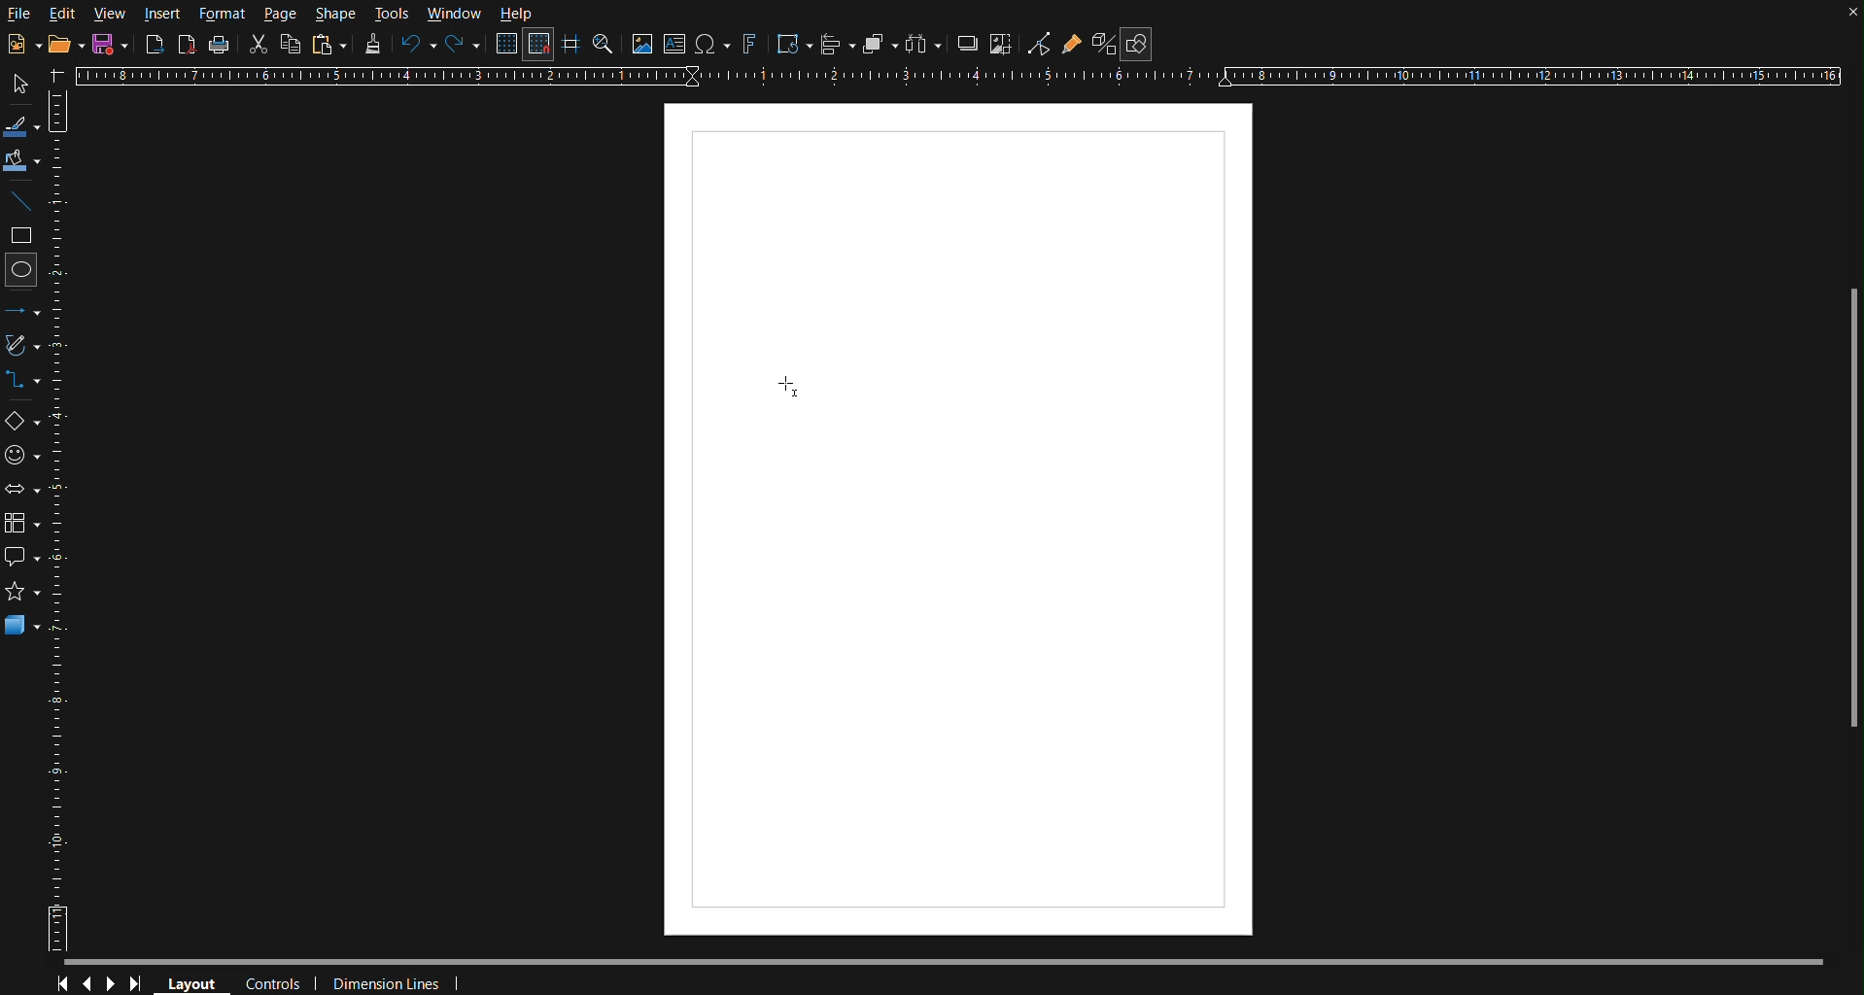  What do you see at coordinates (959, 956) in the screenshot?
I see `Scrollbar` at bounding box center [959, 956].